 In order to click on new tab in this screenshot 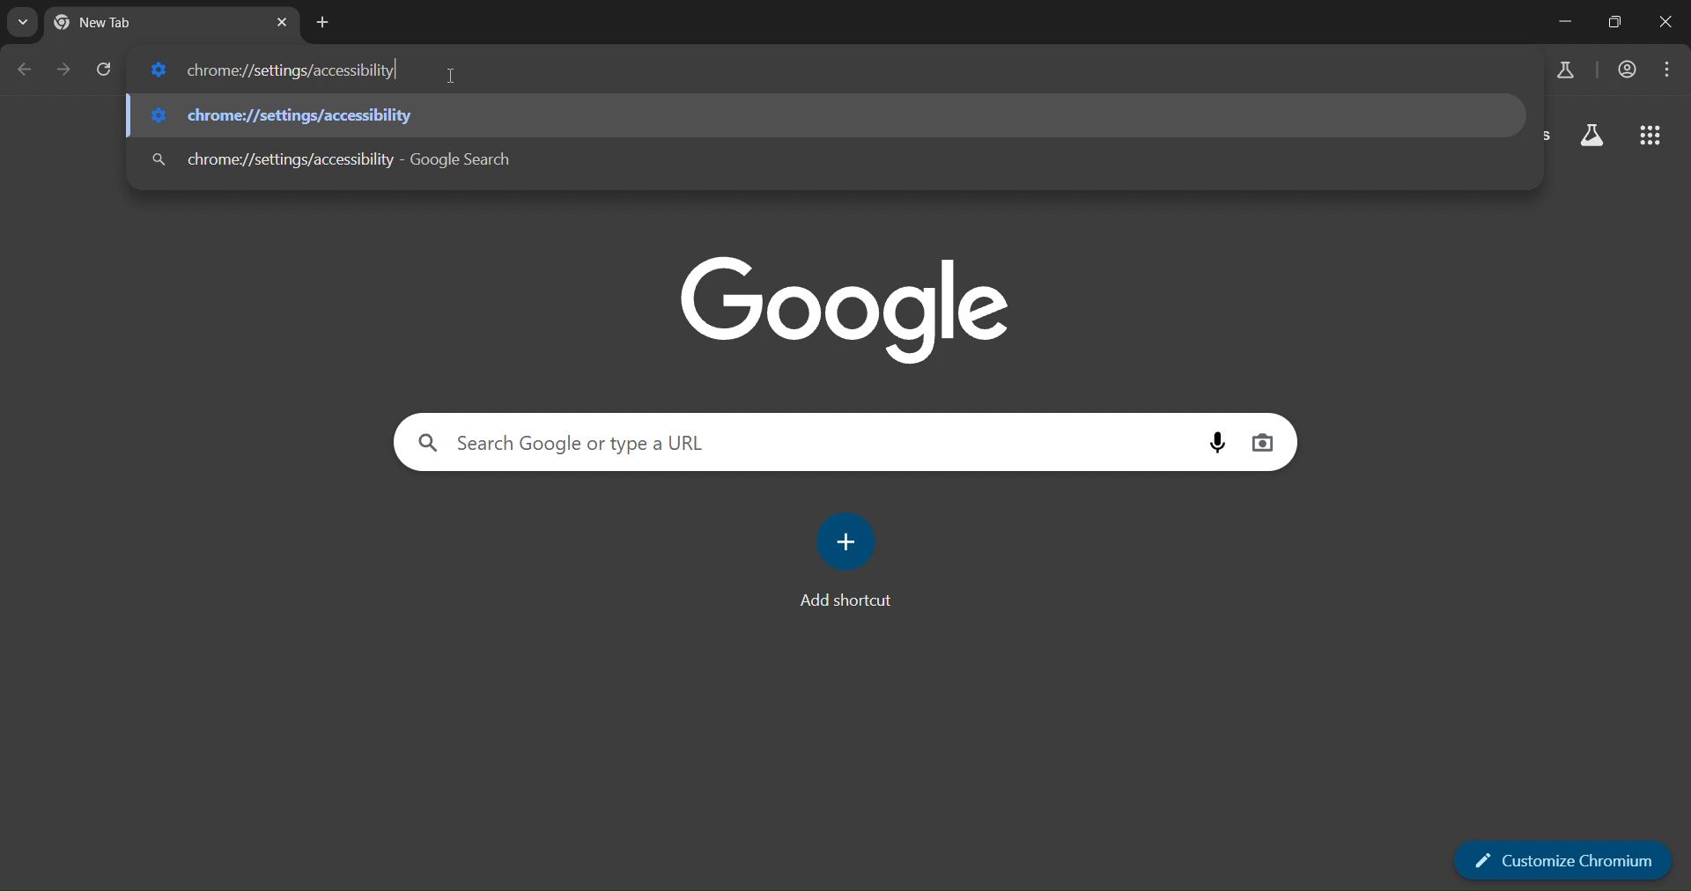, I will do `click(323, 24)`.